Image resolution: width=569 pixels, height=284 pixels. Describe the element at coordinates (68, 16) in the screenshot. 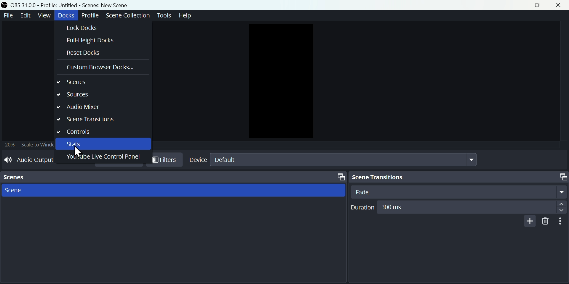

I see `91606` at that location.